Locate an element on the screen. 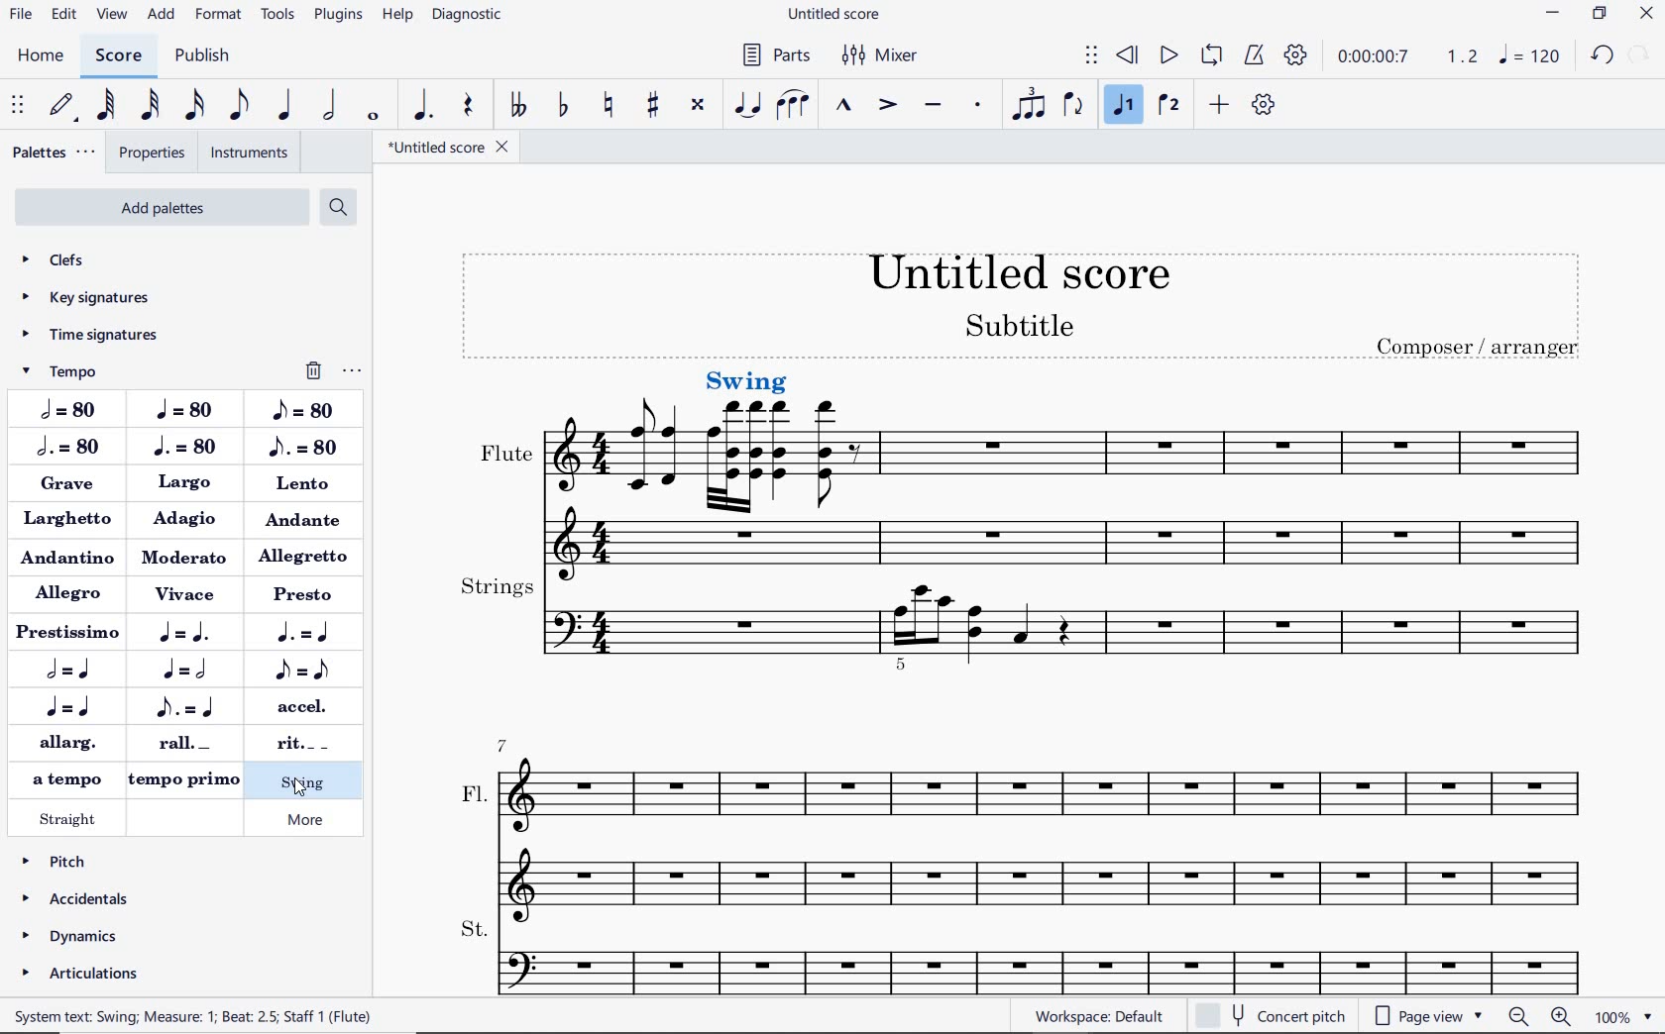  A TEMPO is located at coordinates (62, 776).